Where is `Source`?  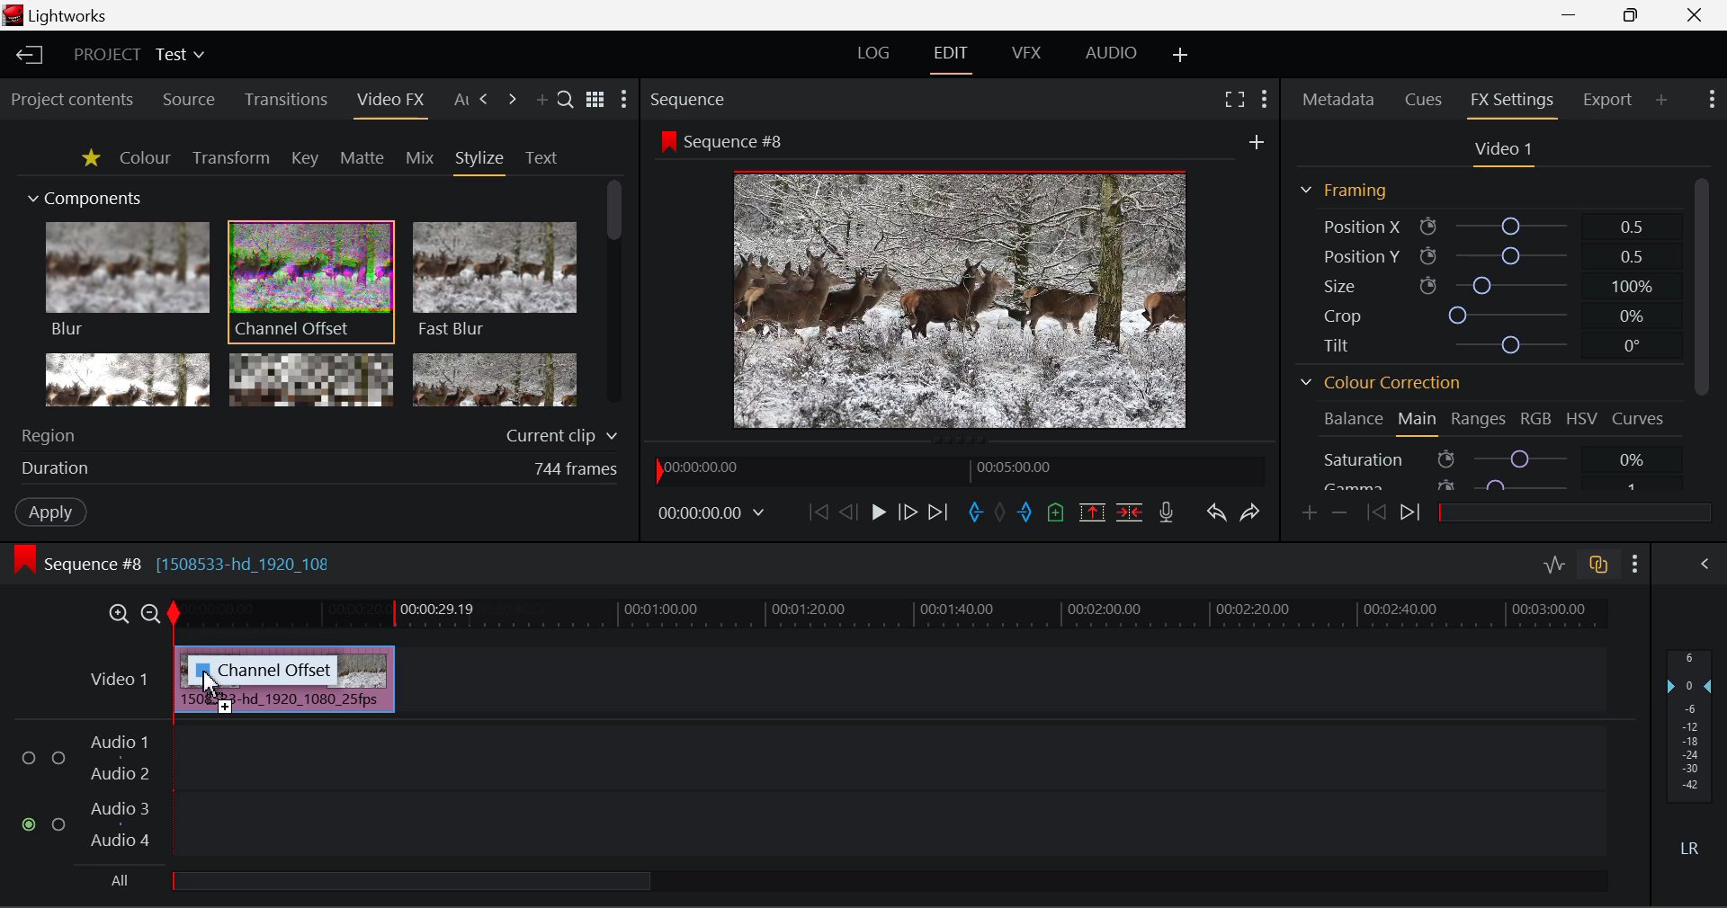
Source is located at coordinates (191, 99).